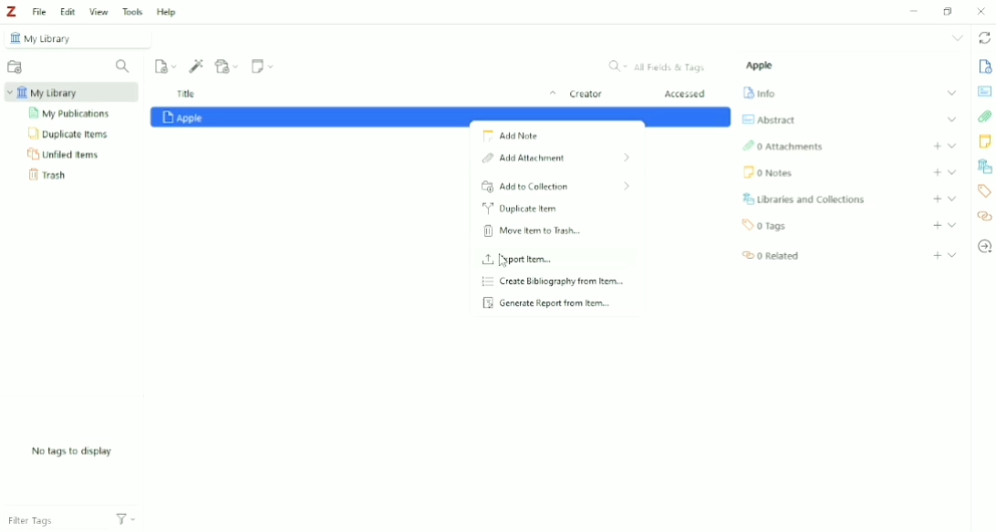 The height and width of the screenshot is (532, 996). What do you see at coordinates (554, 159) in the screenshot?
I see `Add Attachment` at bounding box center [554, 159].